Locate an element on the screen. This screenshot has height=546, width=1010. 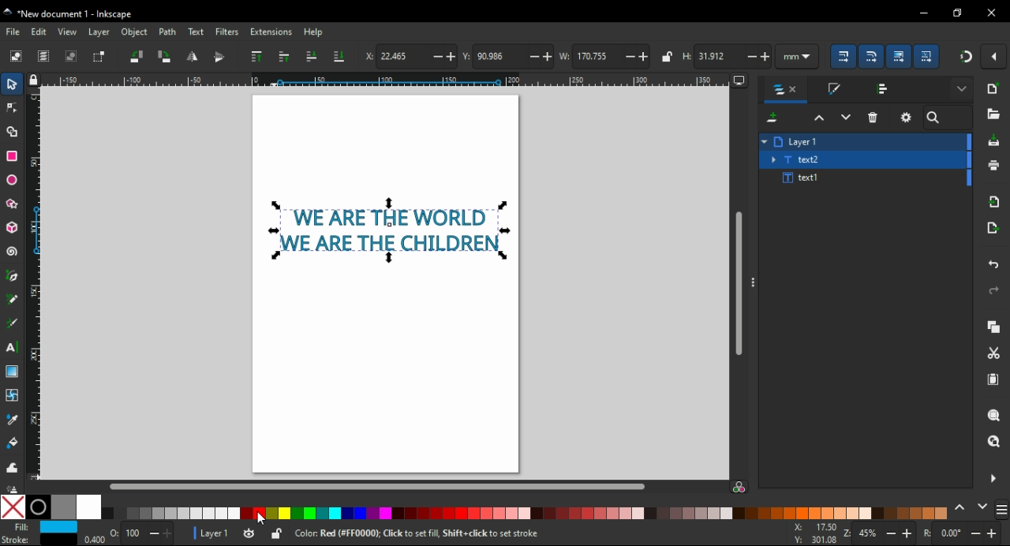
none is located at coordinates (12, 507).